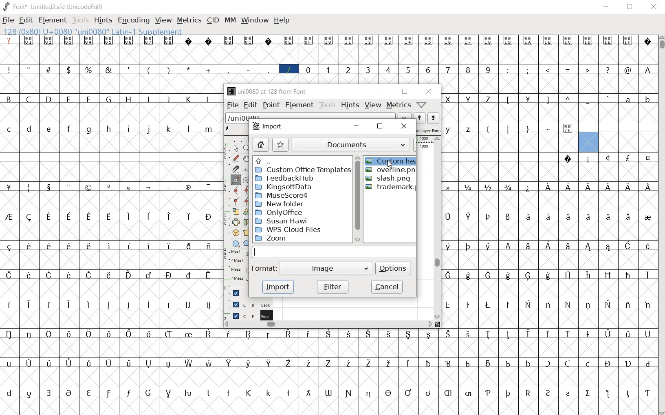 Image resolution: width=665 pixels, height=415 pixels. Describe the element at coordinates (189, 363) in the screenshot. I see `glyph` at that location.